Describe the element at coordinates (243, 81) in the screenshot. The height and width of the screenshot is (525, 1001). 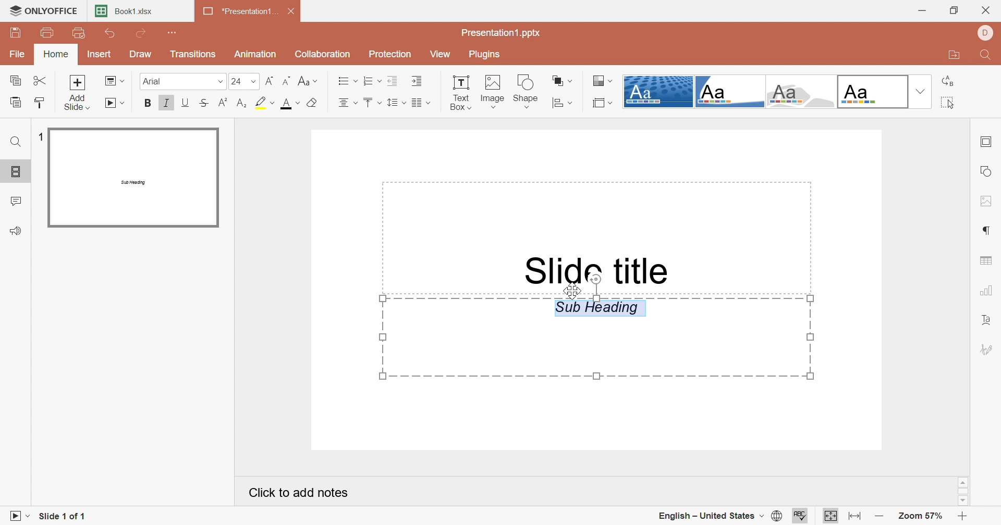
I see `24` at that location.